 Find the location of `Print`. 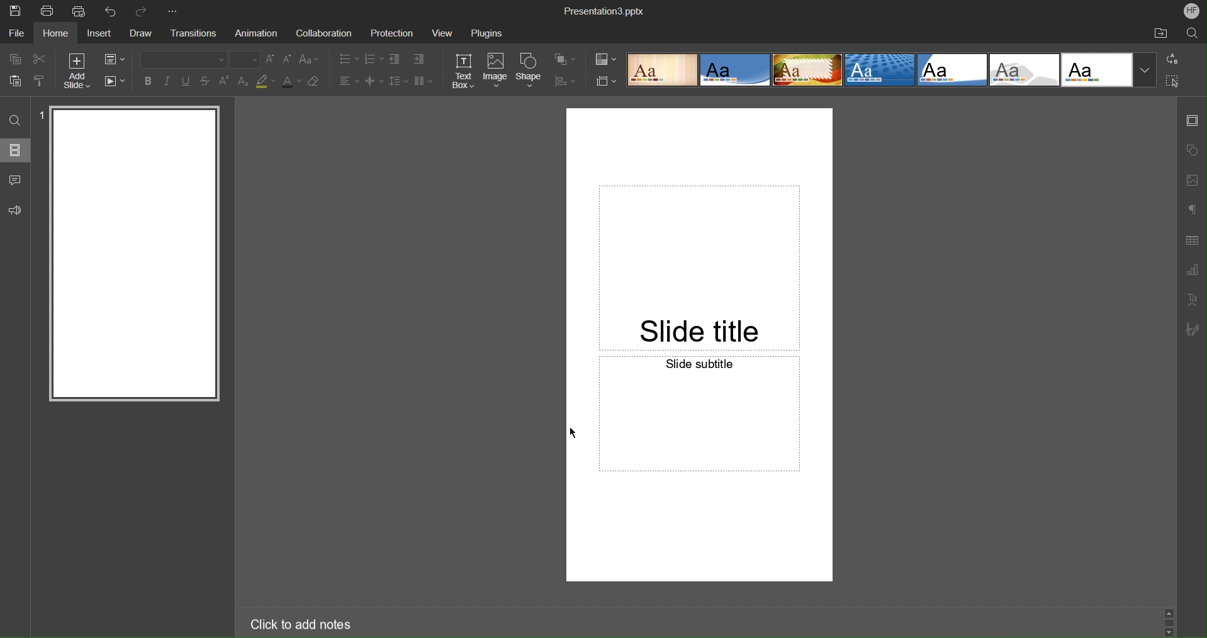

Print is located at coordinates (47, 11).